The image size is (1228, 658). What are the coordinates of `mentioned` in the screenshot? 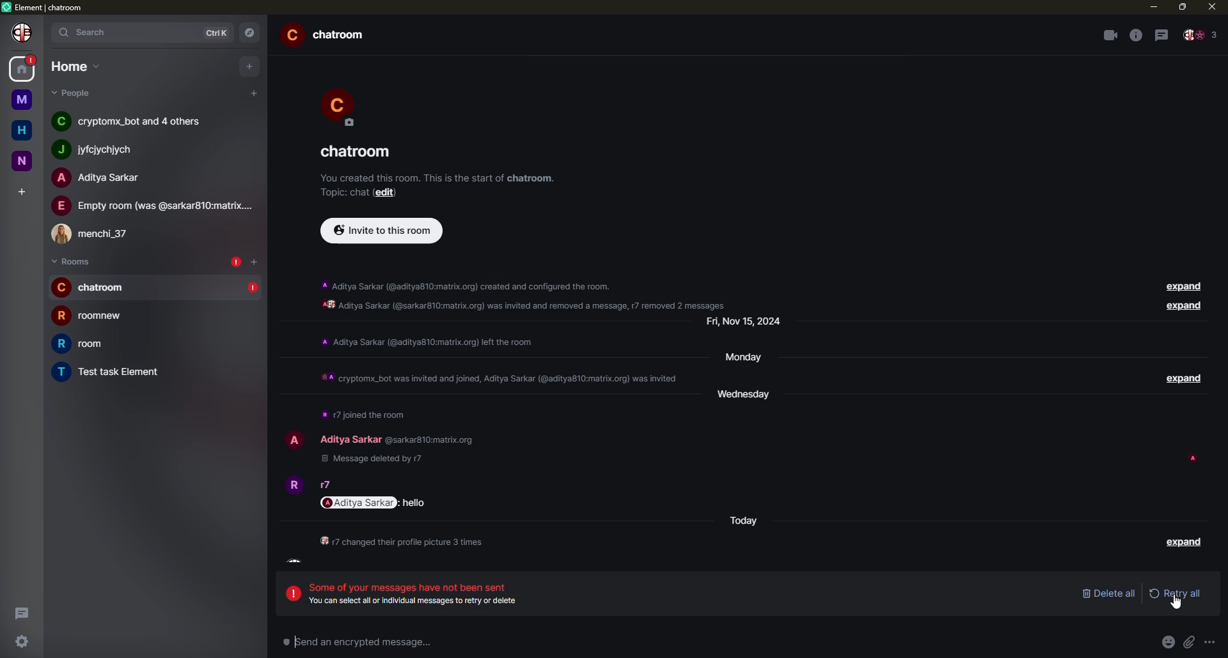 It's located at (376, 502).